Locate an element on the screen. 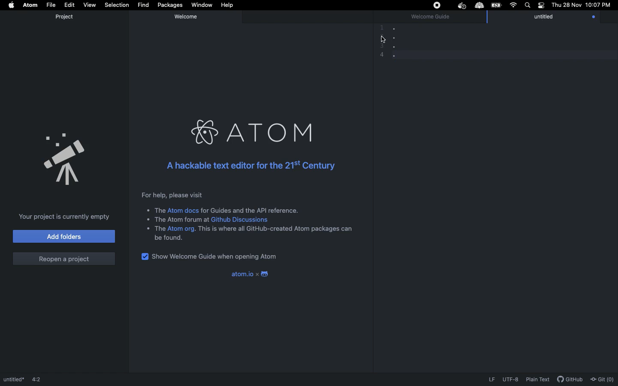  Logo is located at coordinates (264, 273).